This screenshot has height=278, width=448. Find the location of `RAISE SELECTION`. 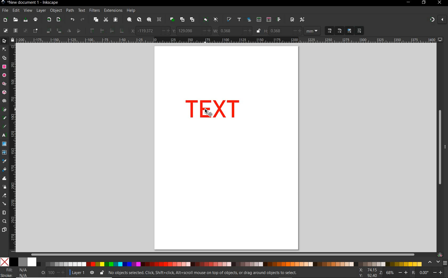

RAISE SELECTION is located at coordinates (95, 30).